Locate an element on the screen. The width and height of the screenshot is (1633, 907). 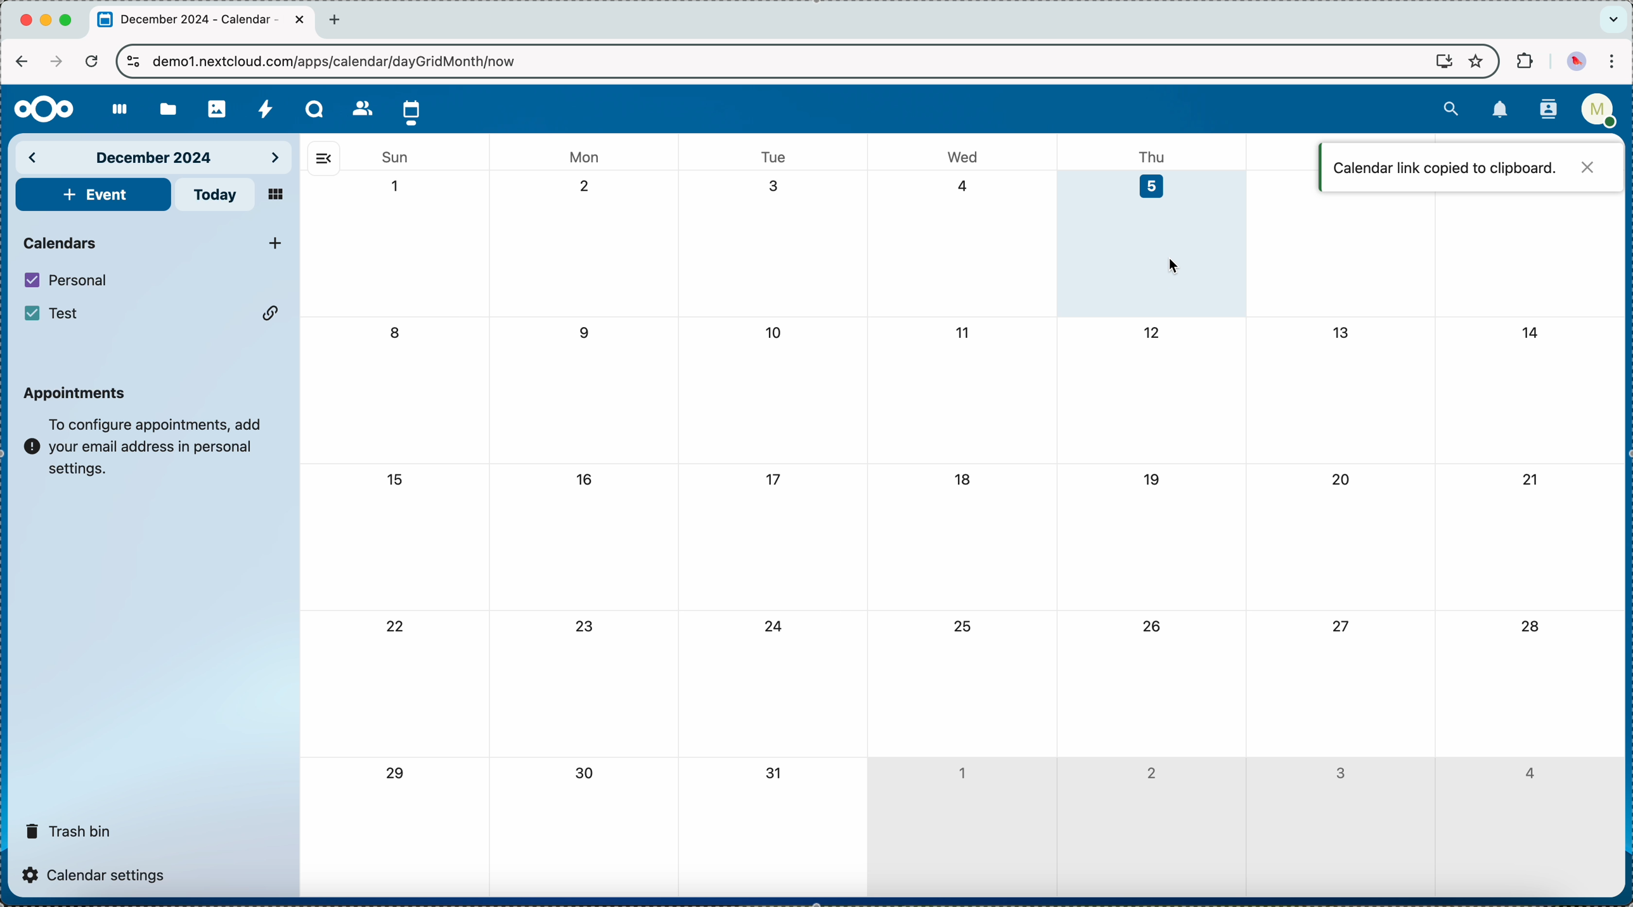
2 is located at coordinates (1151, 772).